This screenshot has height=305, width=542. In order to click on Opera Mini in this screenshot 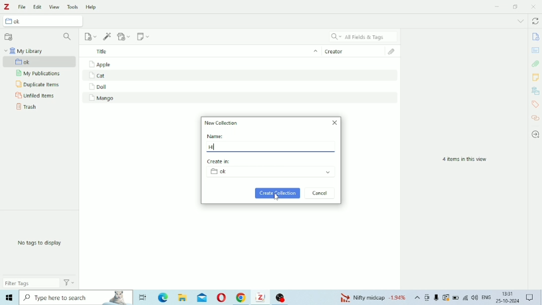, I will do `click(221, 298)`.